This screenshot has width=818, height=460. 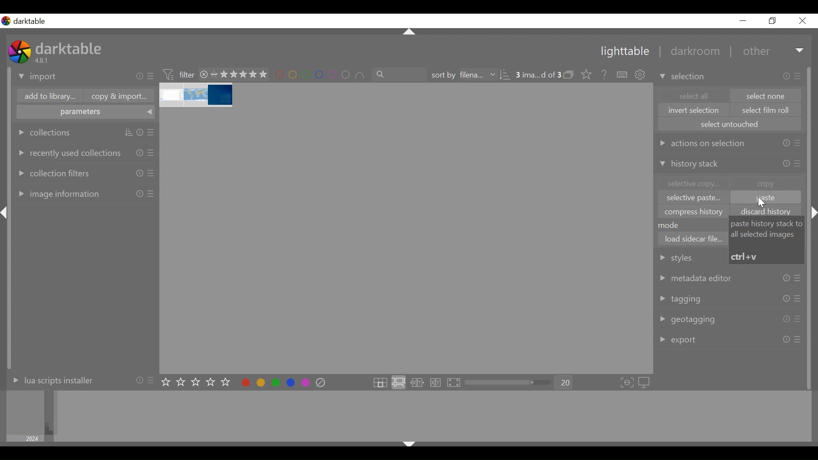 I want to click on define shortcuts, so click(x=623, y=75).